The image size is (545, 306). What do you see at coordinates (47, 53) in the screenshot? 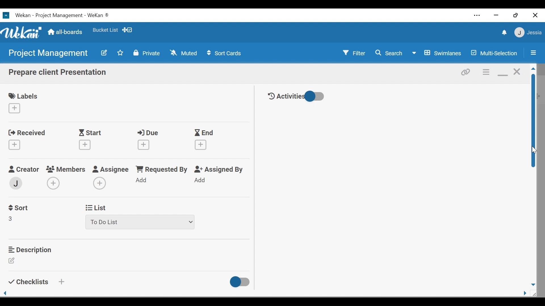
I see `Board name` at bounding box center [47, 53].